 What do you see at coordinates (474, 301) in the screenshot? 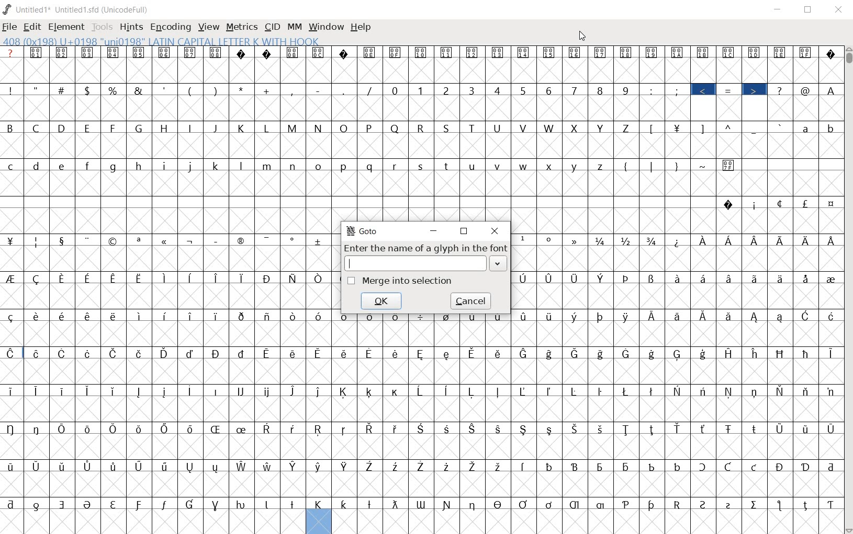
I see `cancel` at bounding box center [474, 301].